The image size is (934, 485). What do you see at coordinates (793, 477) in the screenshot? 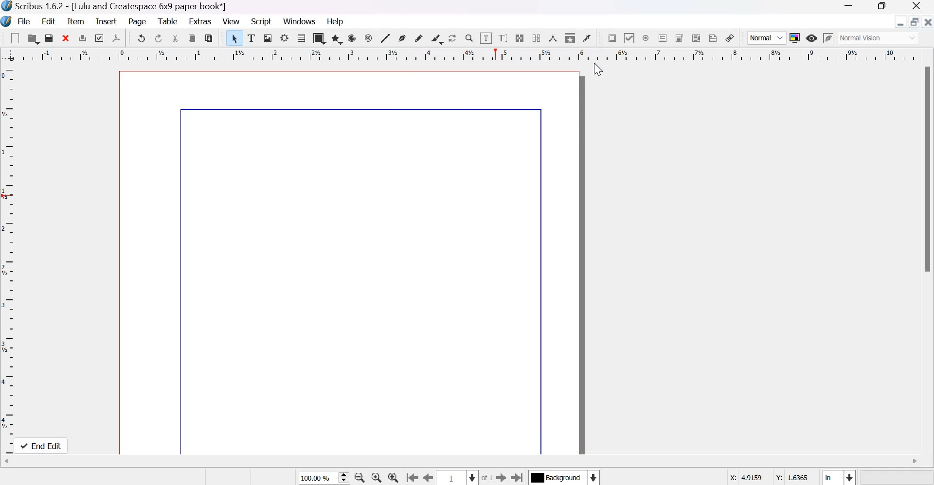
I see `Y coordinates` at bounding box center [793, 477].